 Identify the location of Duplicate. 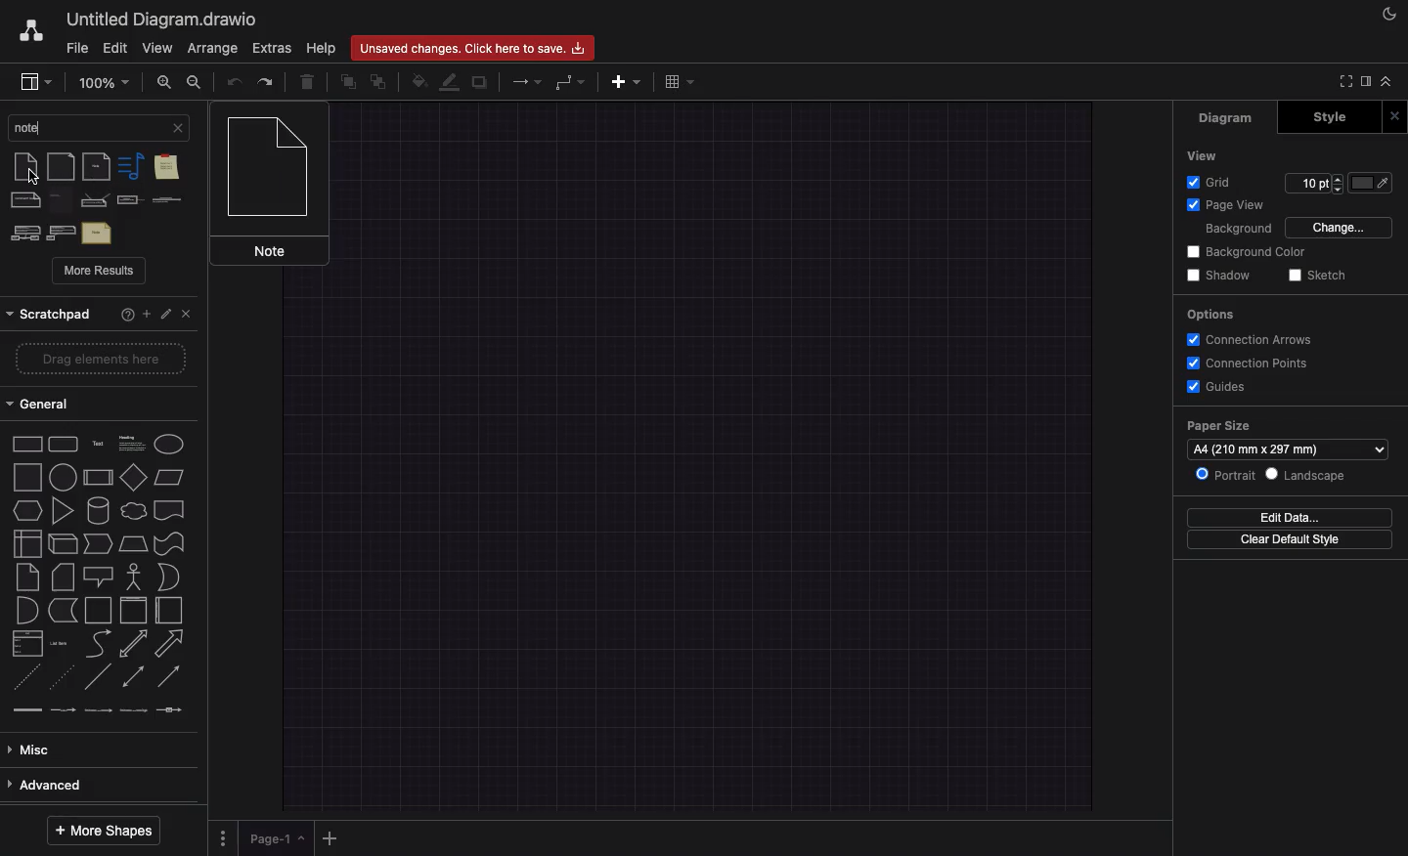
(479, 82).